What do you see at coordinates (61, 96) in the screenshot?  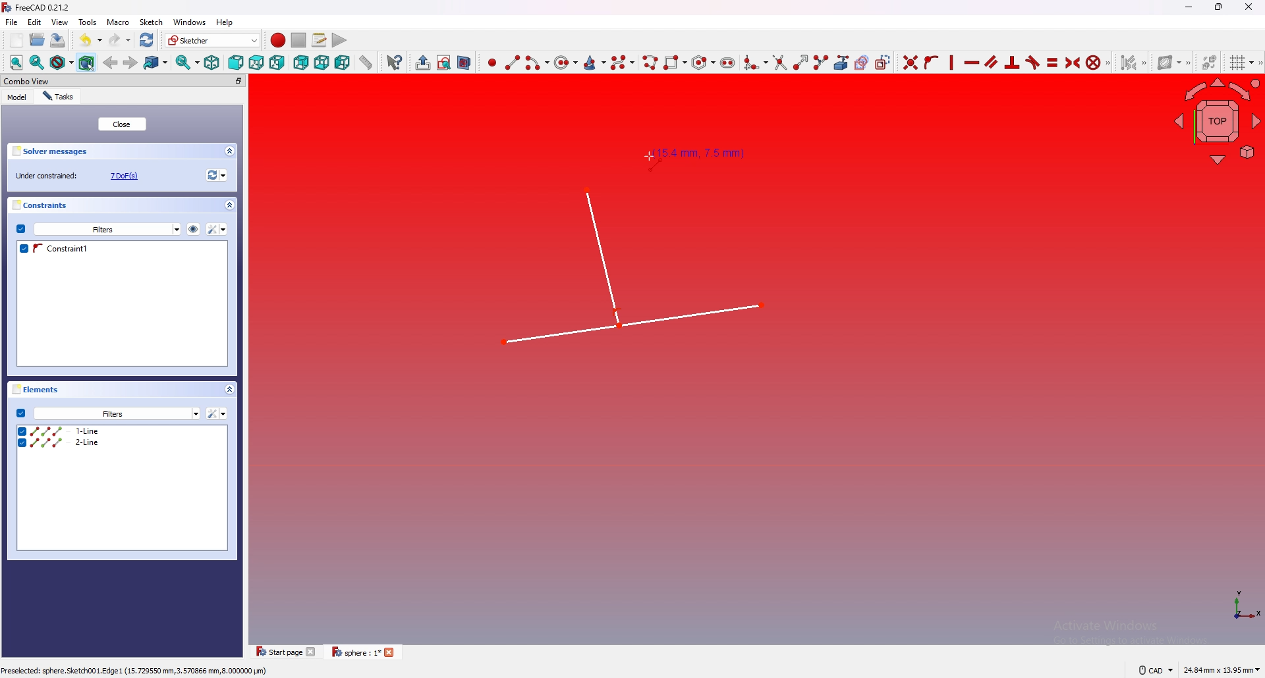 I see `Tasks` at bounding box center [61, 96].